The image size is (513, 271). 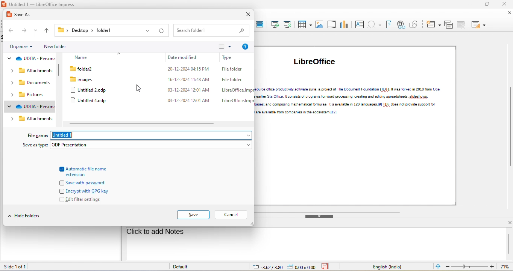 I want to click on LibreOffice.lmp, so click(x=234, y=101).